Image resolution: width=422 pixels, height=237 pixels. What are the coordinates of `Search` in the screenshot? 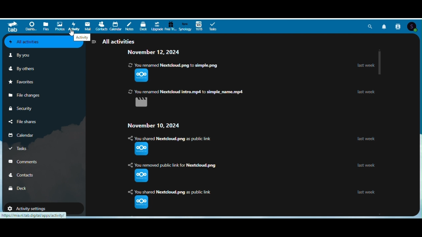 It's located at (370, 26).